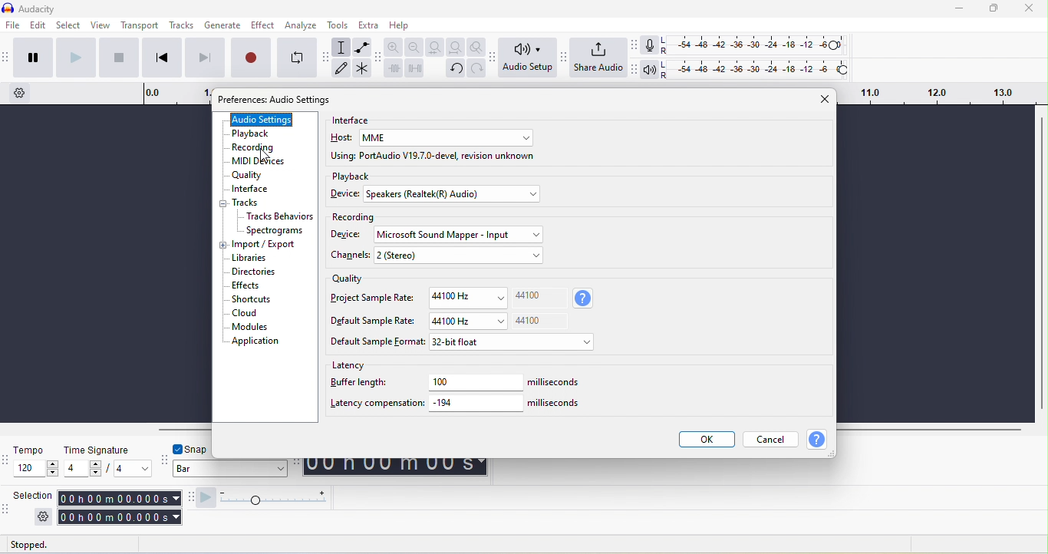  I want to click on buffer length, so click(359, 383).